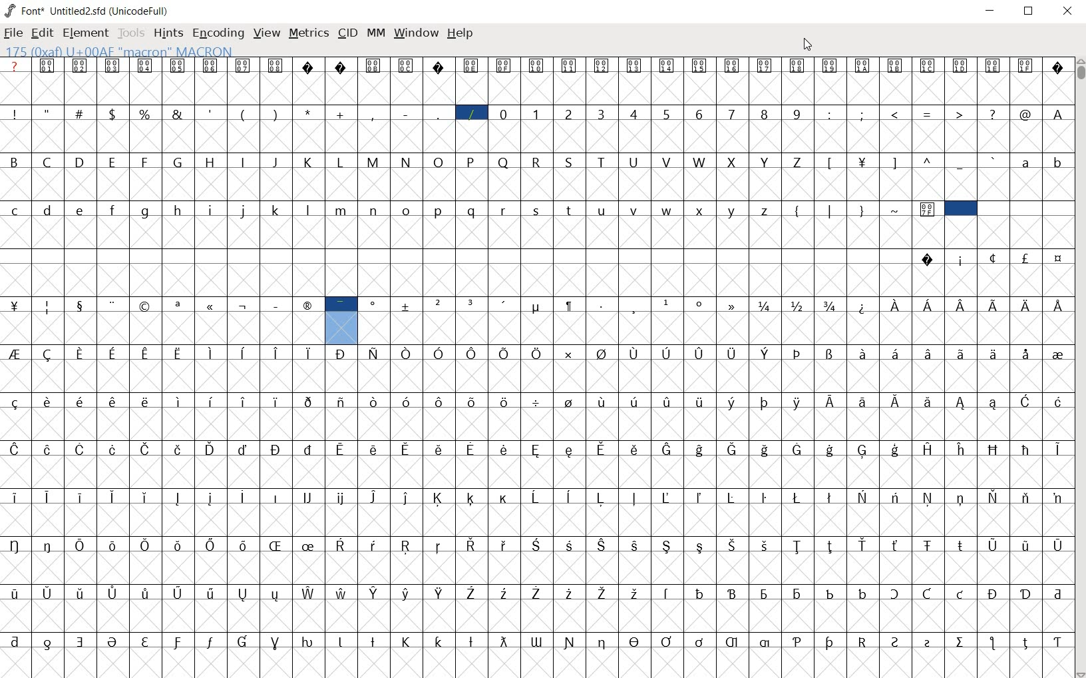 This screenshot has width=1086, height=678. Describe the element at coordinates (117, 51) in the screenshot. I see `175 (0xaf) U+00AF "macron" MACRON` at that location.